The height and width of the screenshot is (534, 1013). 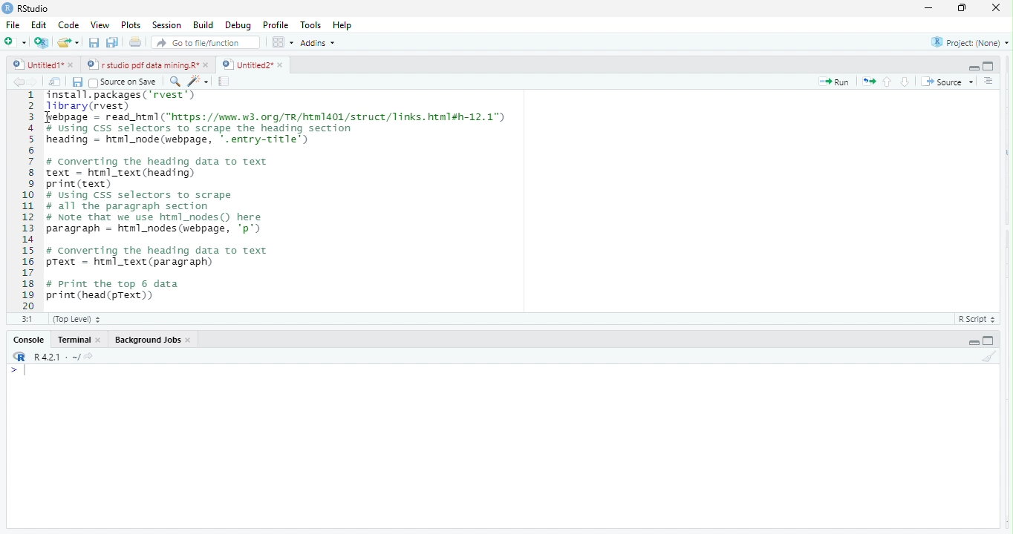 What do you see at coordinates (888, 82) in the screenshot?
I see `go to previous section/chunk` at bounding box center [888, 82].